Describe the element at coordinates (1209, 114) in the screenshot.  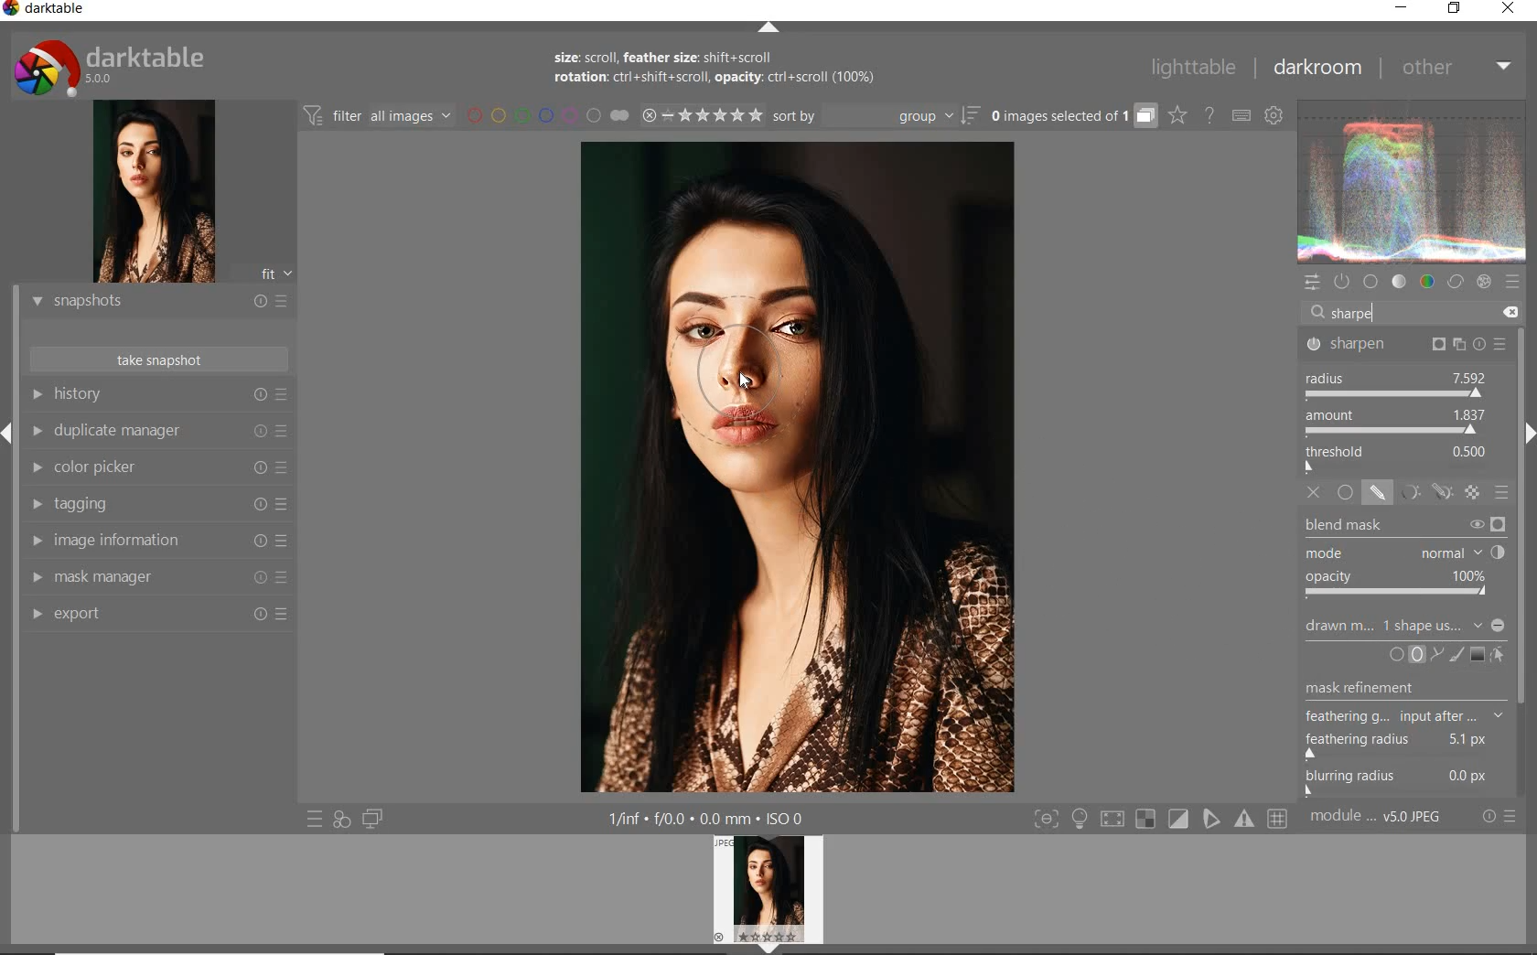
I see `enable online help` at that location.